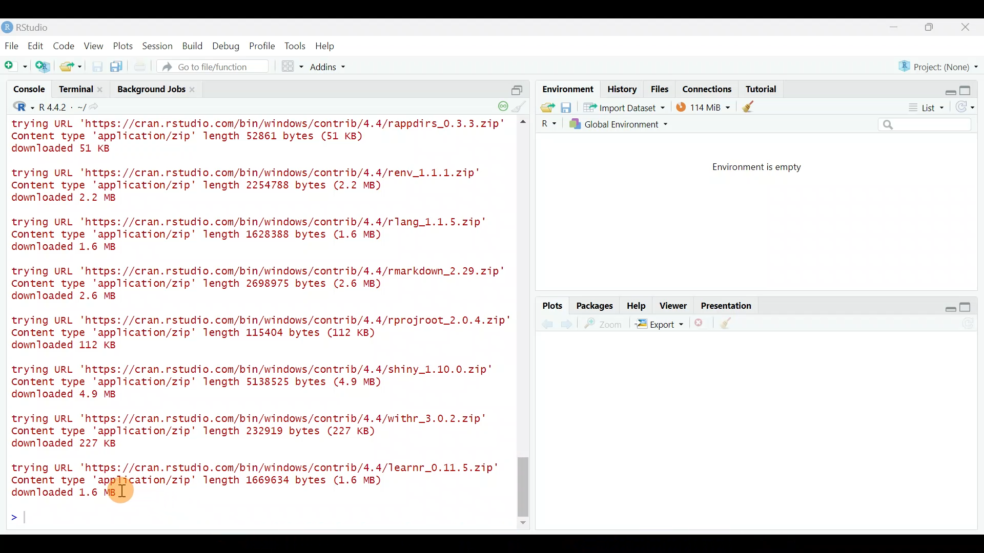 This screenshot has height=553, width=984. What do you see at coordinates (502, 103) in the screenshot?
I see `session suspend timeout paused - a child session is running` at bounding box center [502, 103].